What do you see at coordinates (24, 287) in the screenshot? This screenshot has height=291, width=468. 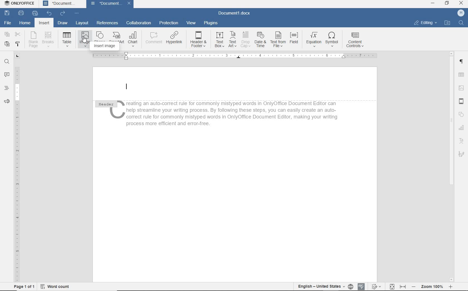 I see `page 1 of 1` at bounding box center [24, 287].